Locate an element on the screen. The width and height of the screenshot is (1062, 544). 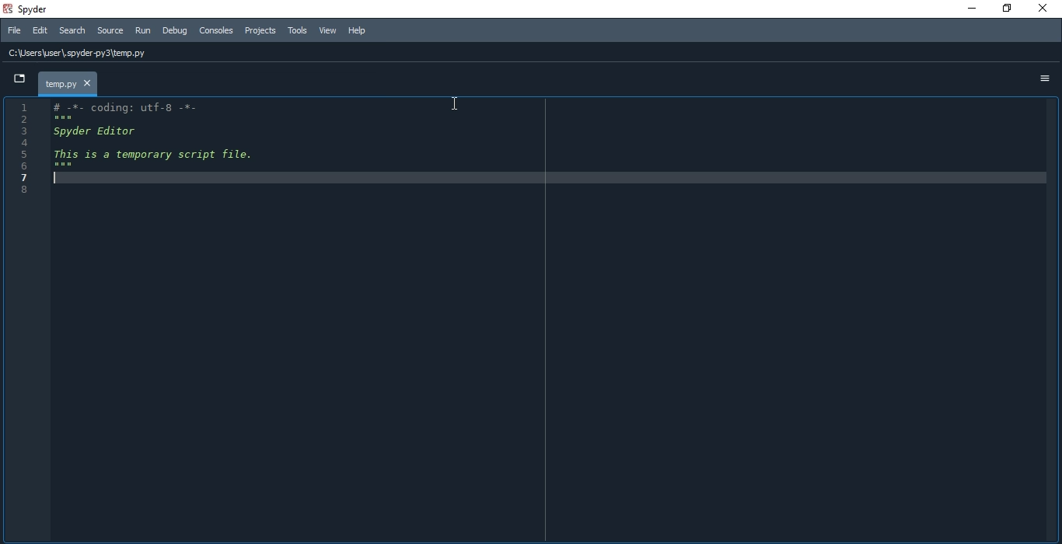
7 is located at coordinates (29, 176).